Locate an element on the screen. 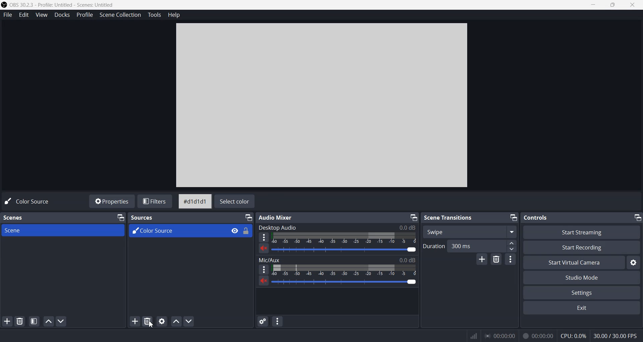  Settings is located at coordinates (582, 292).